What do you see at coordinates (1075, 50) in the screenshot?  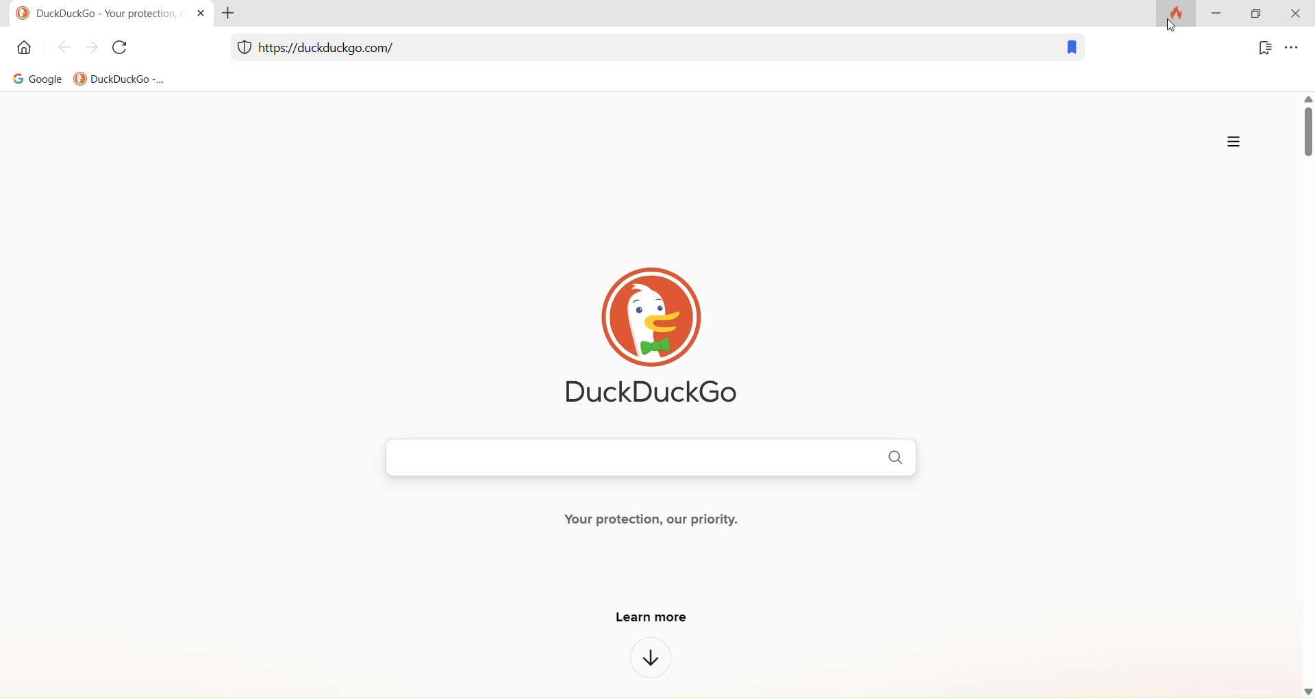 I see `bookmark` at bounding box center [1075, 50].